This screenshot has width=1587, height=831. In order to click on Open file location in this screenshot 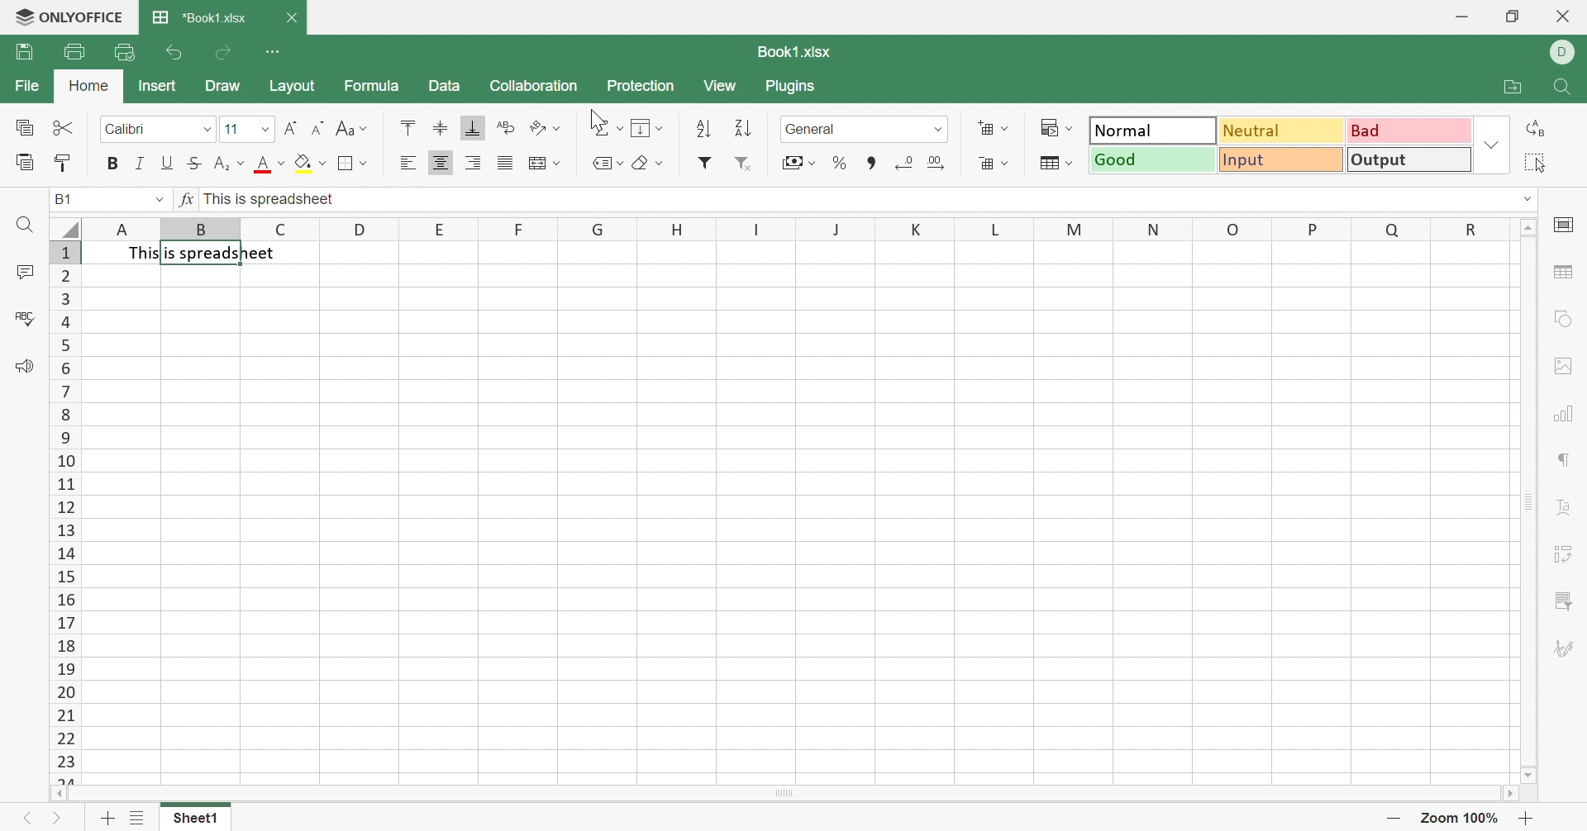, I will do `click(1508, 89)`.